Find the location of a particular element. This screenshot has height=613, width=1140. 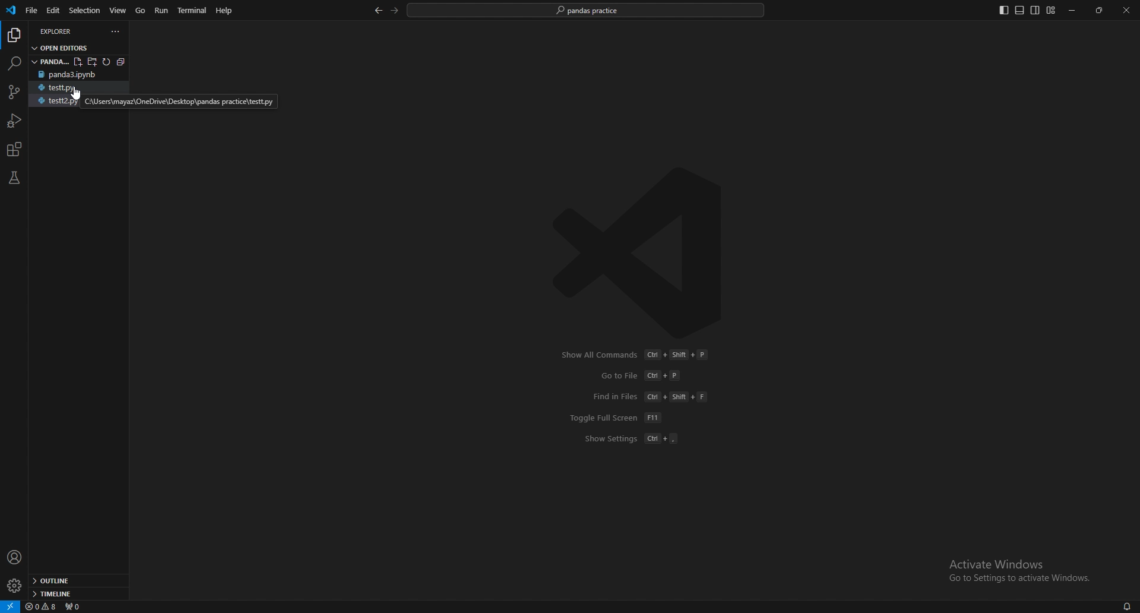

panda3.ipynb is located at coordinates (75, 74).